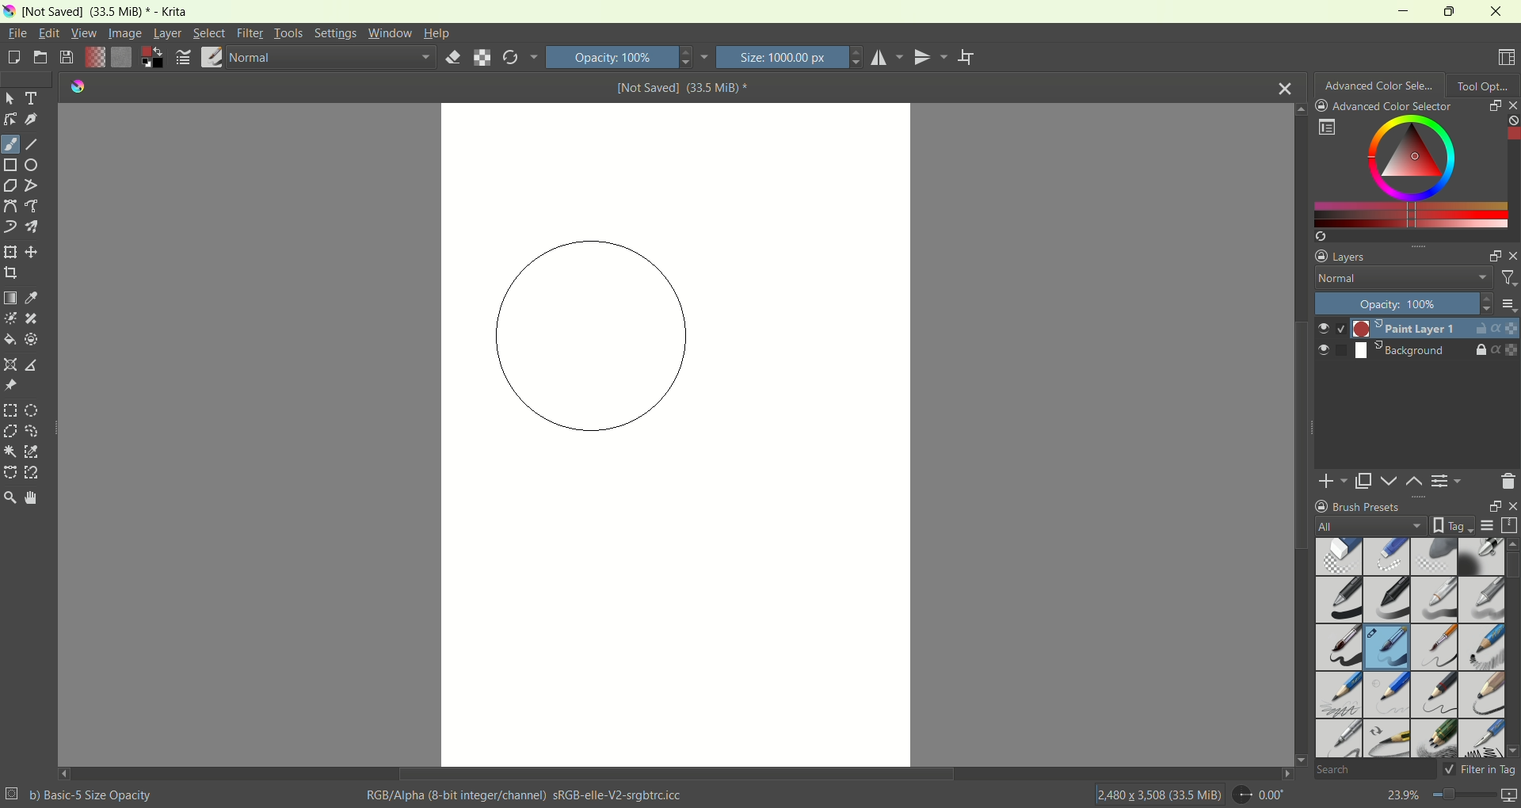 This screenshot has width=1521, height=808. Describe the element at coordinates (212, 59) in the screenshot. I see `brush` at that location.